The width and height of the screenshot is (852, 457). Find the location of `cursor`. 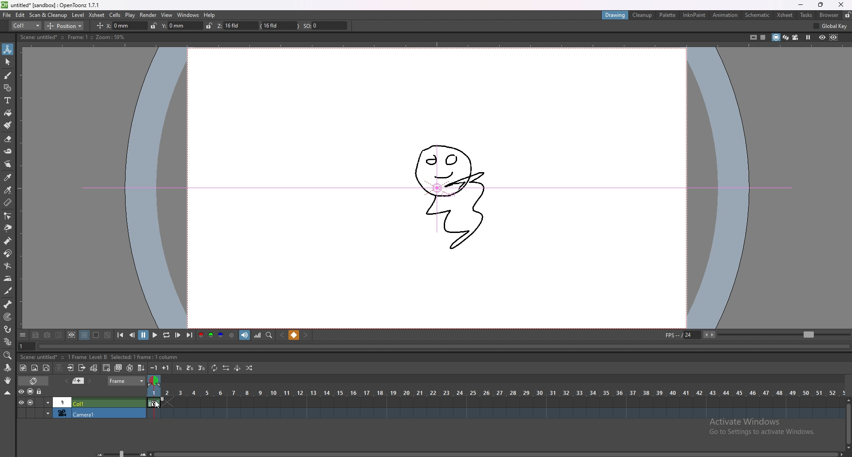

cursor is located at coordinates (158, 404).